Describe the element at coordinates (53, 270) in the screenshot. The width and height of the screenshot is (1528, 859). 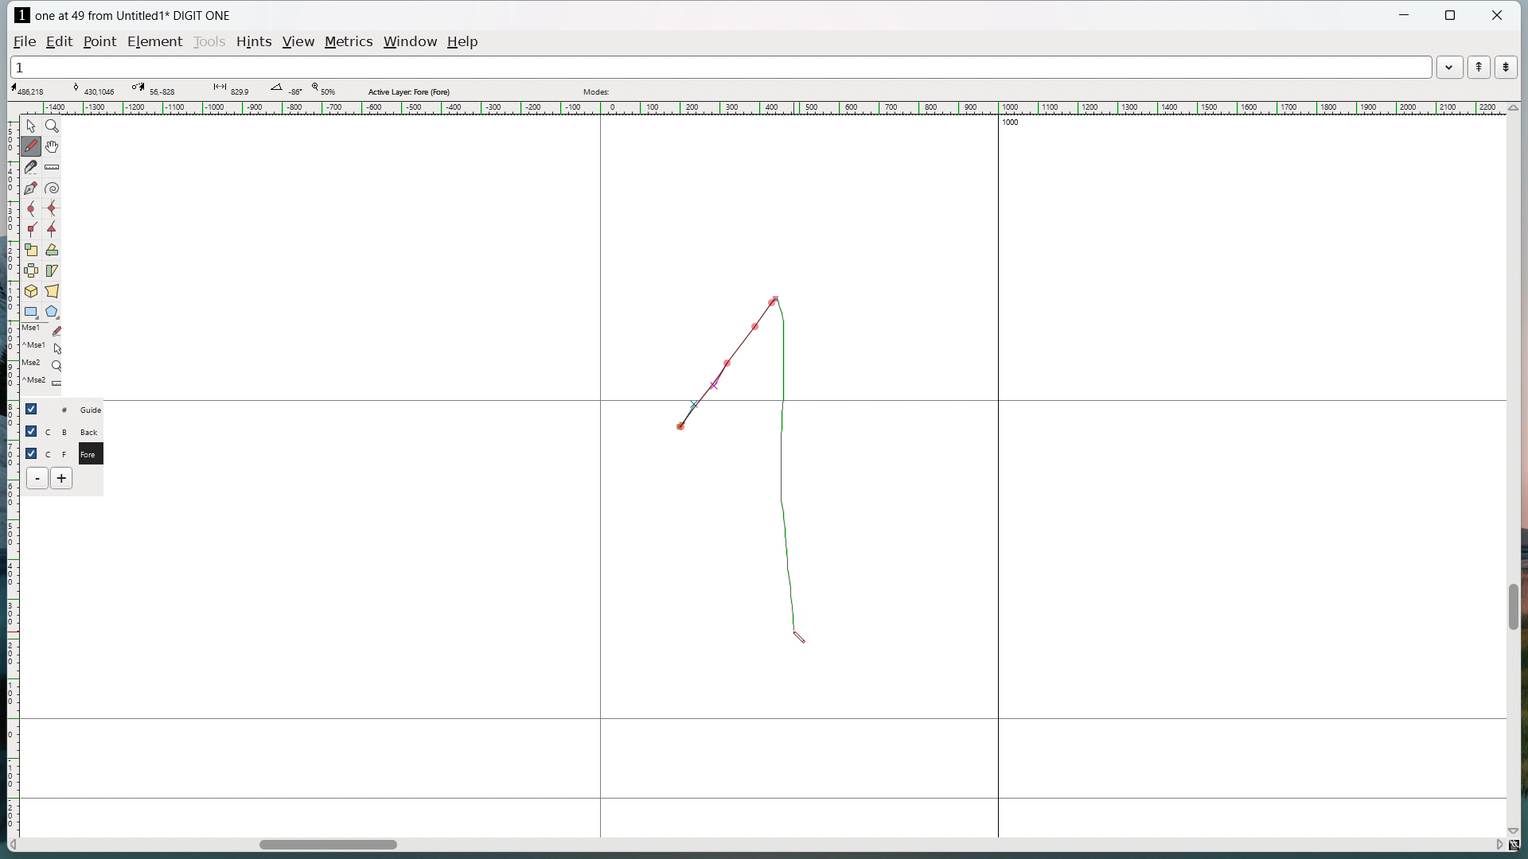
I see `skew selection` at that location.